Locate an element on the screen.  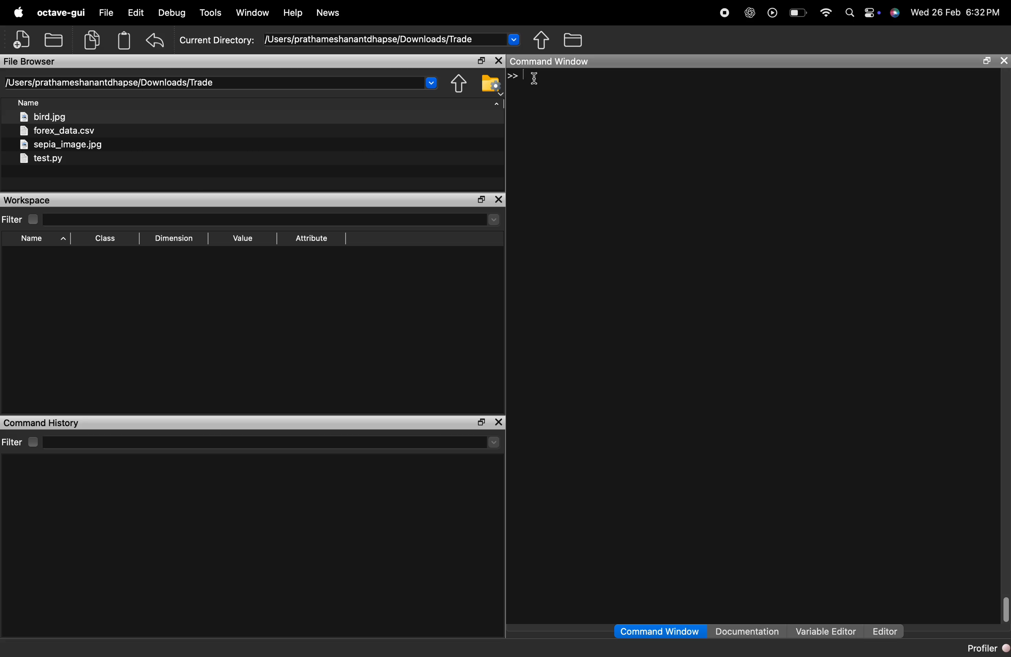
current directory is located at coordinates (222, 83).